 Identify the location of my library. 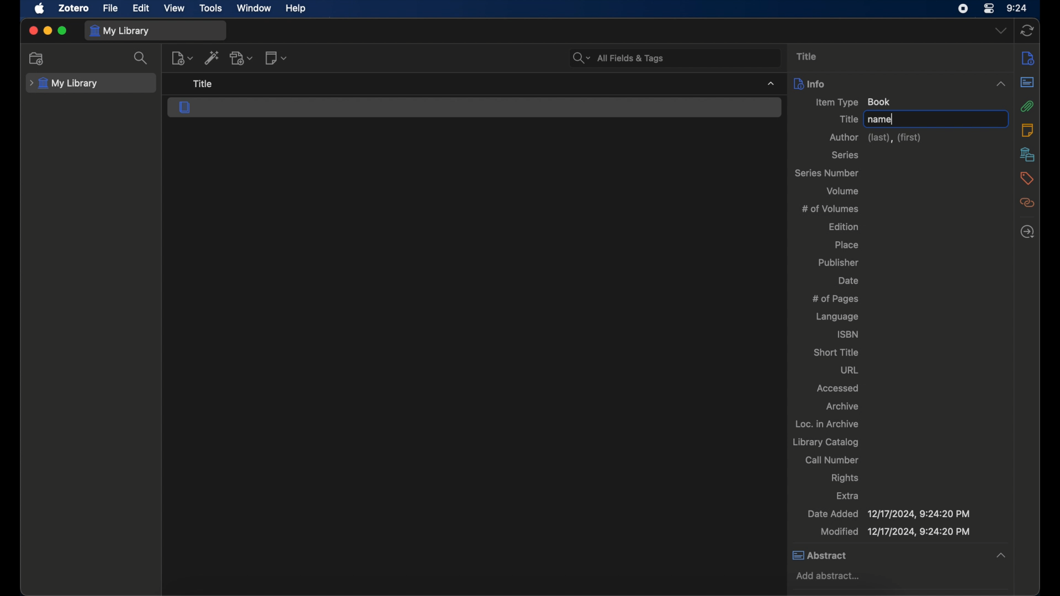
(63, 84).